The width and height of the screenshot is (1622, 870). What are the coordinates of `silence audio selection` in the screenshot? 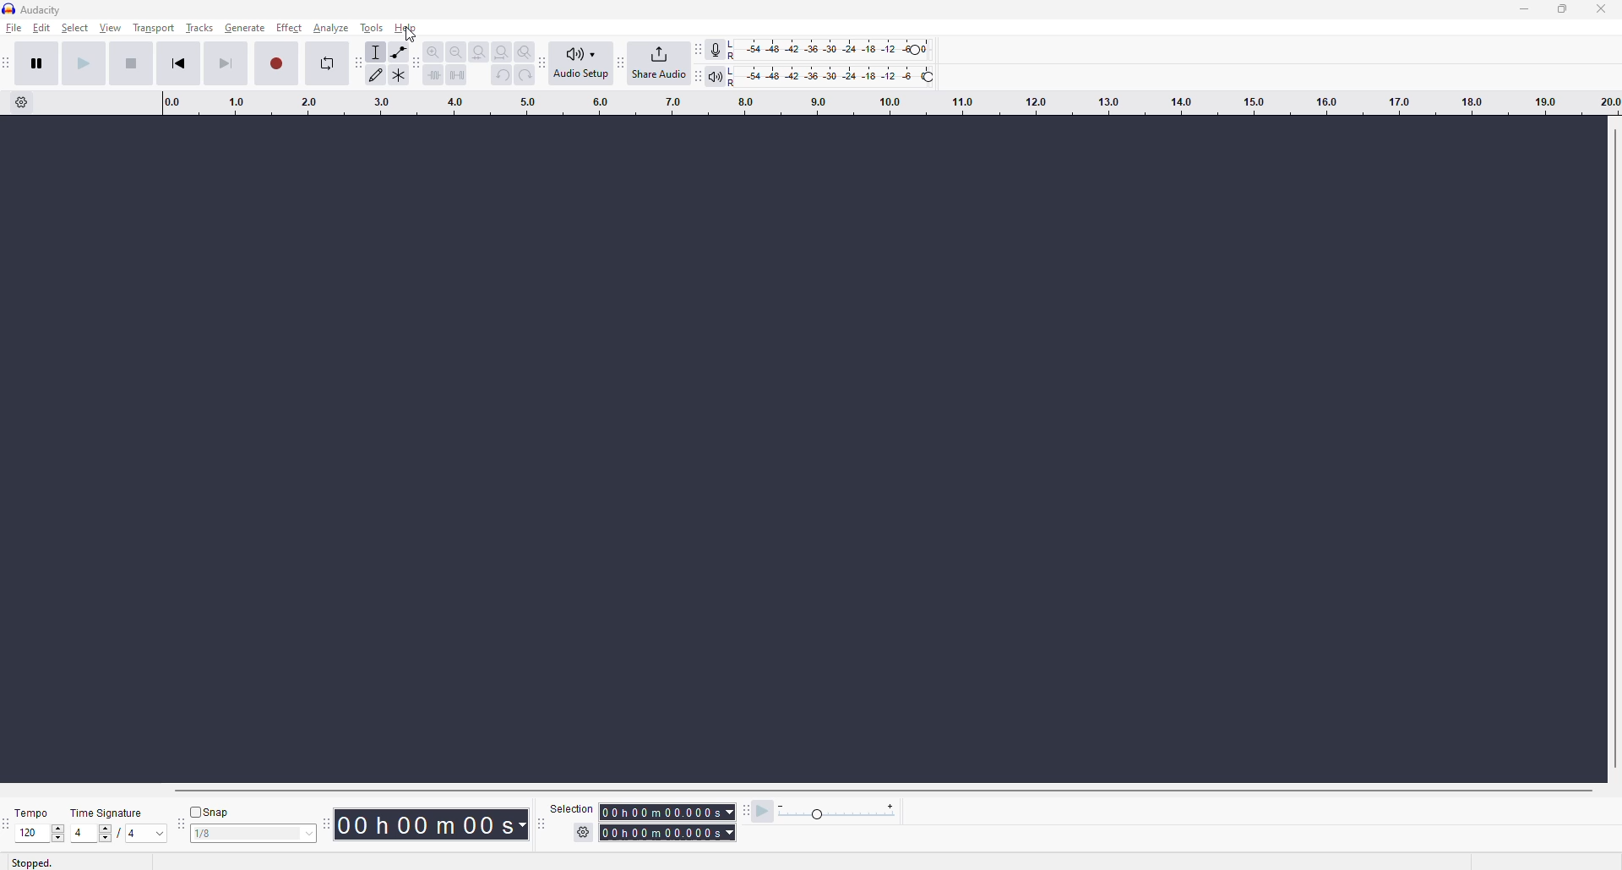 It's located at (456, 73).